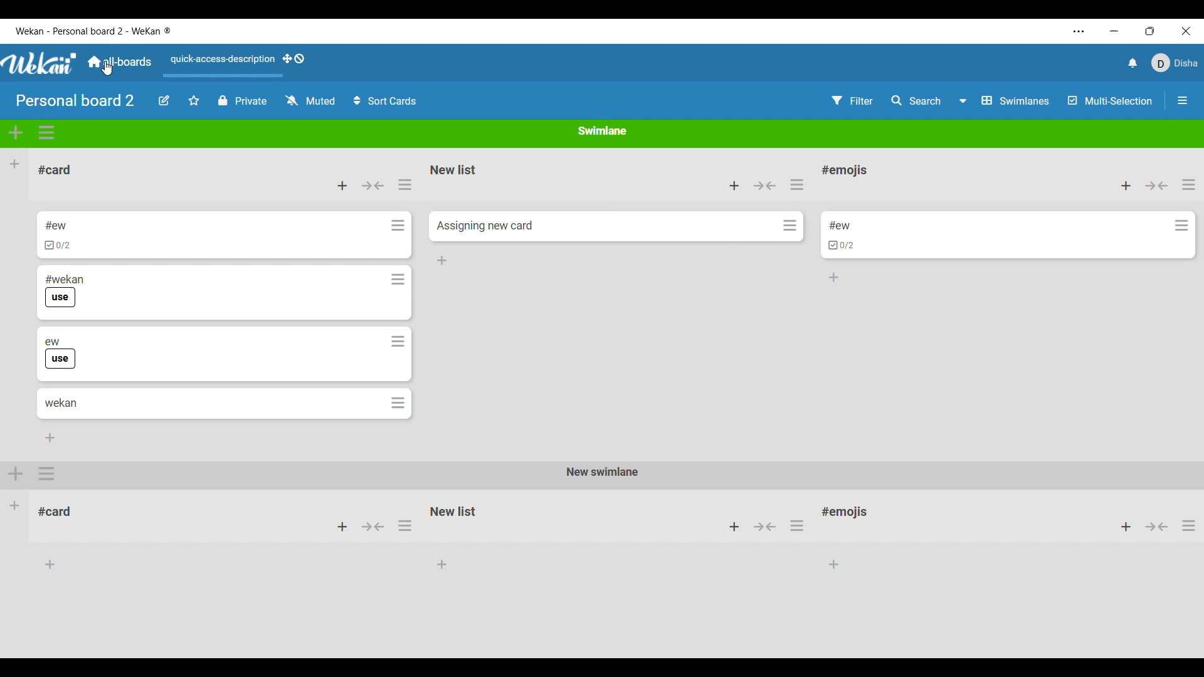  Describe the element at coordinates (841, 245) in the screenshot. I see `Indicates card has list` at that location.